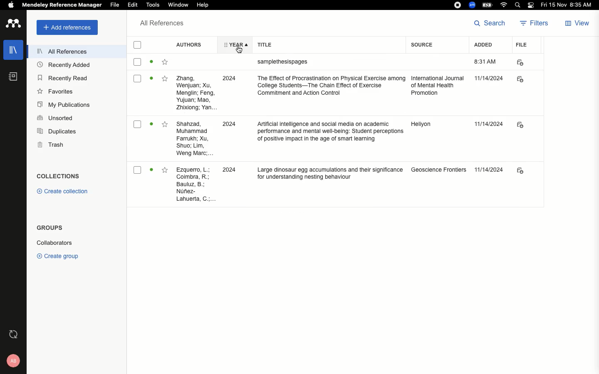  I want to click on Favorites, so click(54, 91).